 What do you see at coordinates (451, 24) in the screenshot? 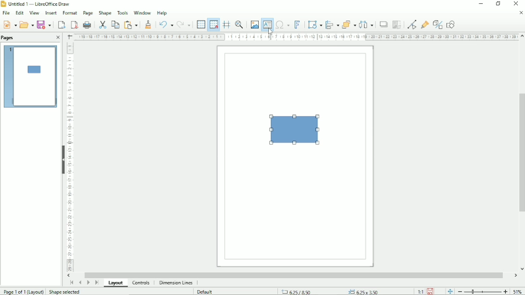
I see `Show draw functions` at bounding box center [451, 24].